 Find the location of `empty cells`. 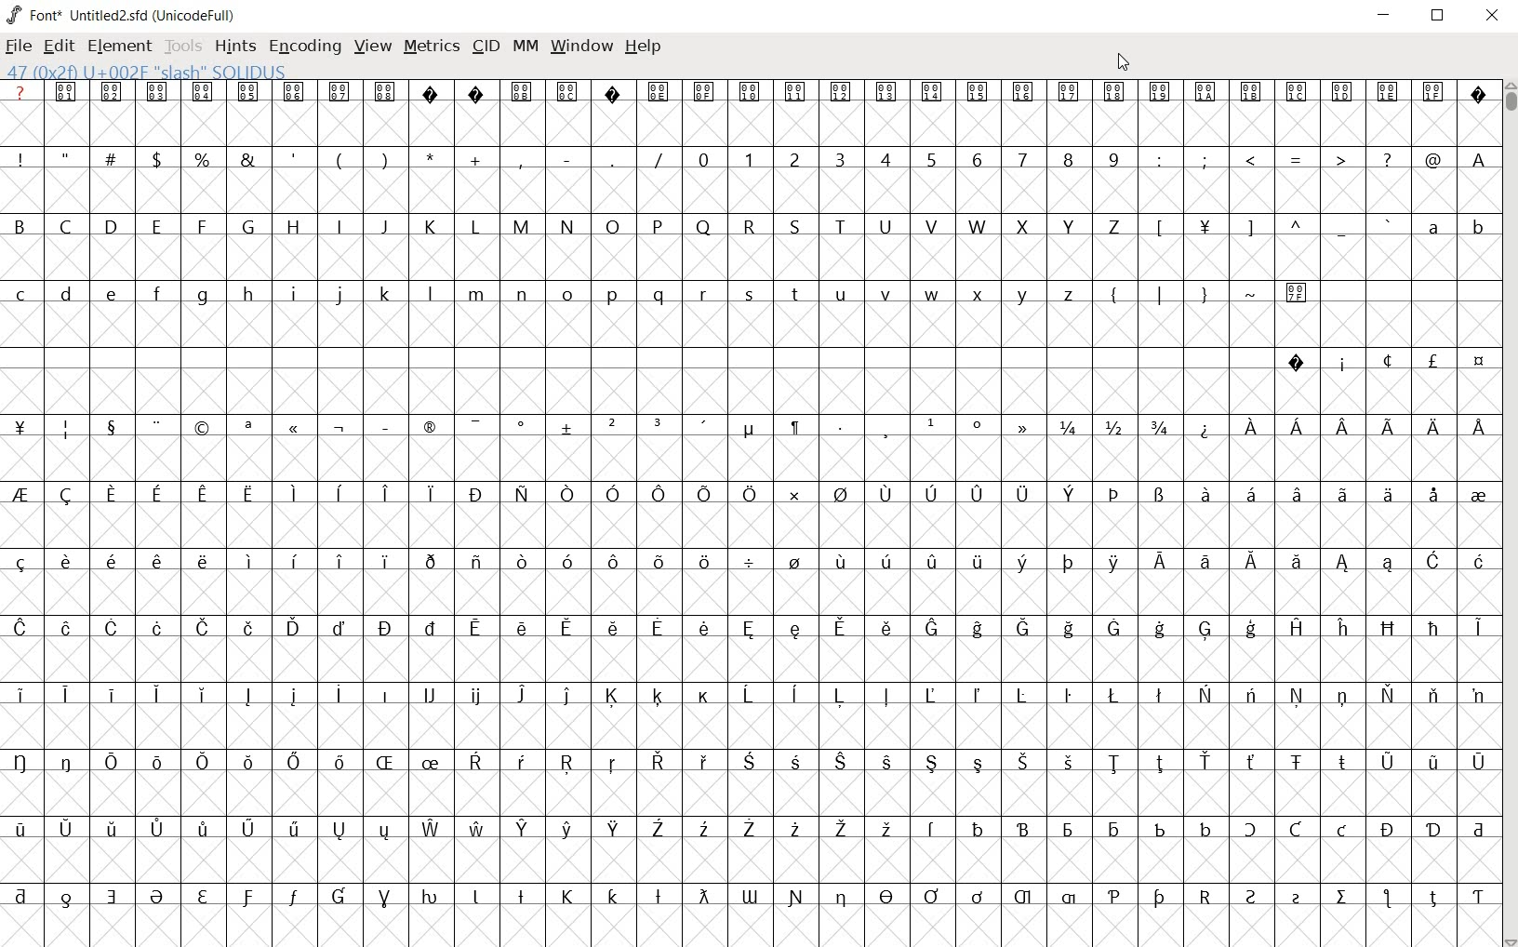

empty cells is located at coordinates (753, 592).